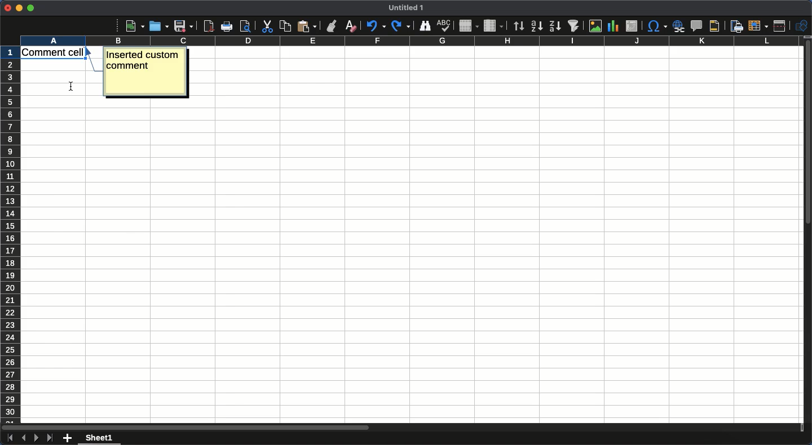 This screenshot has width=812, height=445. Describe the element at coordinates (554, 25) in the screenshot. I see `Descending` at that location.